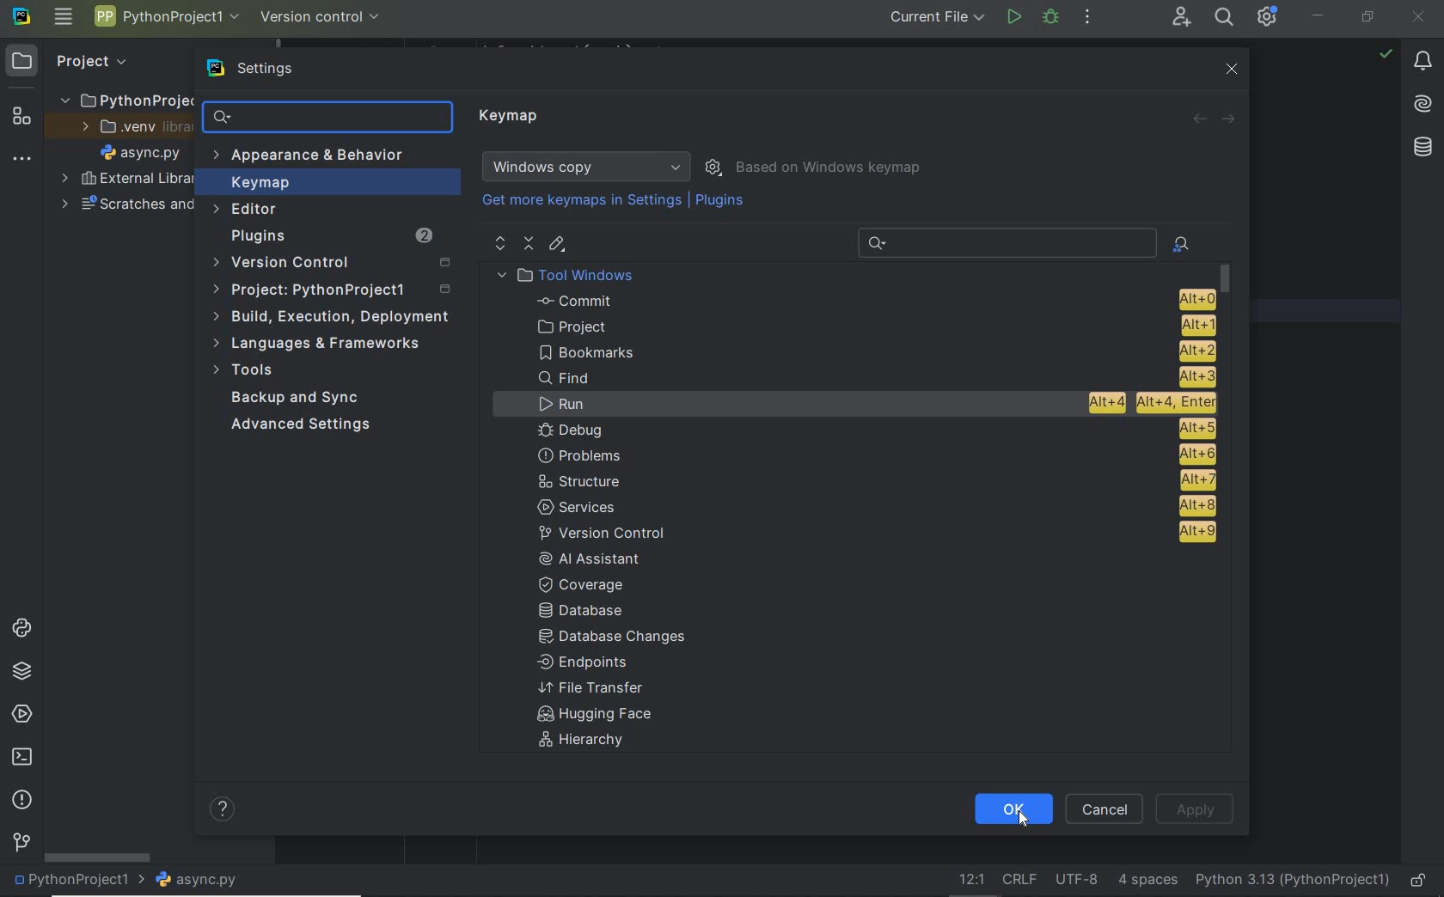  Describe the element at coordinates (19, 715) in the screenshot. I see `services` at that location.